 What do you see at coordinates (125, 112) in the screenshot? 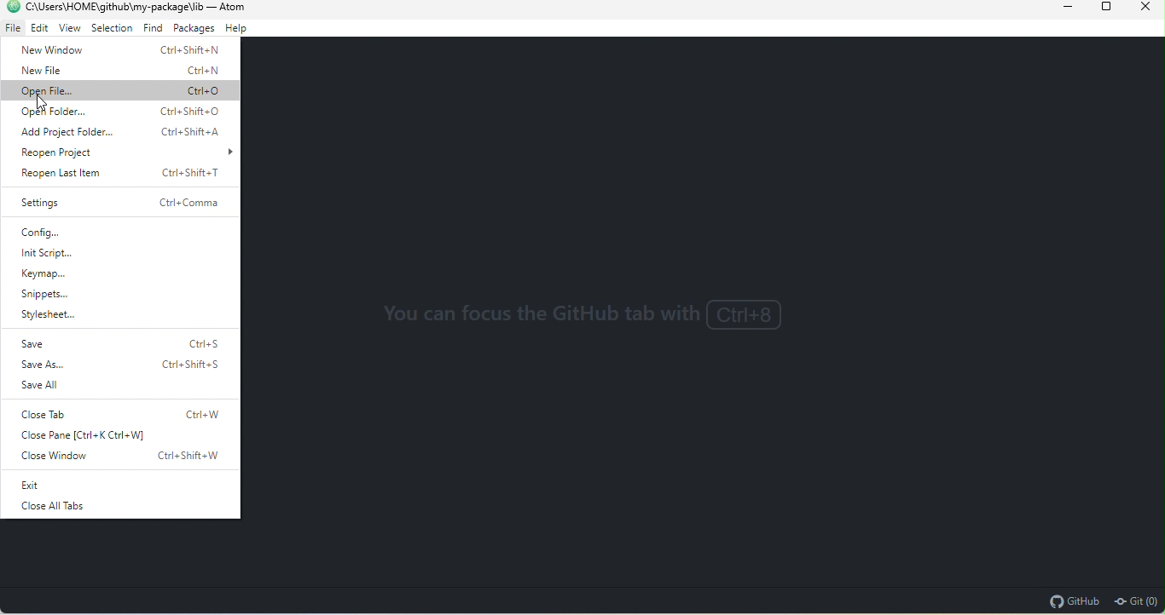
I see `open folder` at bounding box center [125, 112].